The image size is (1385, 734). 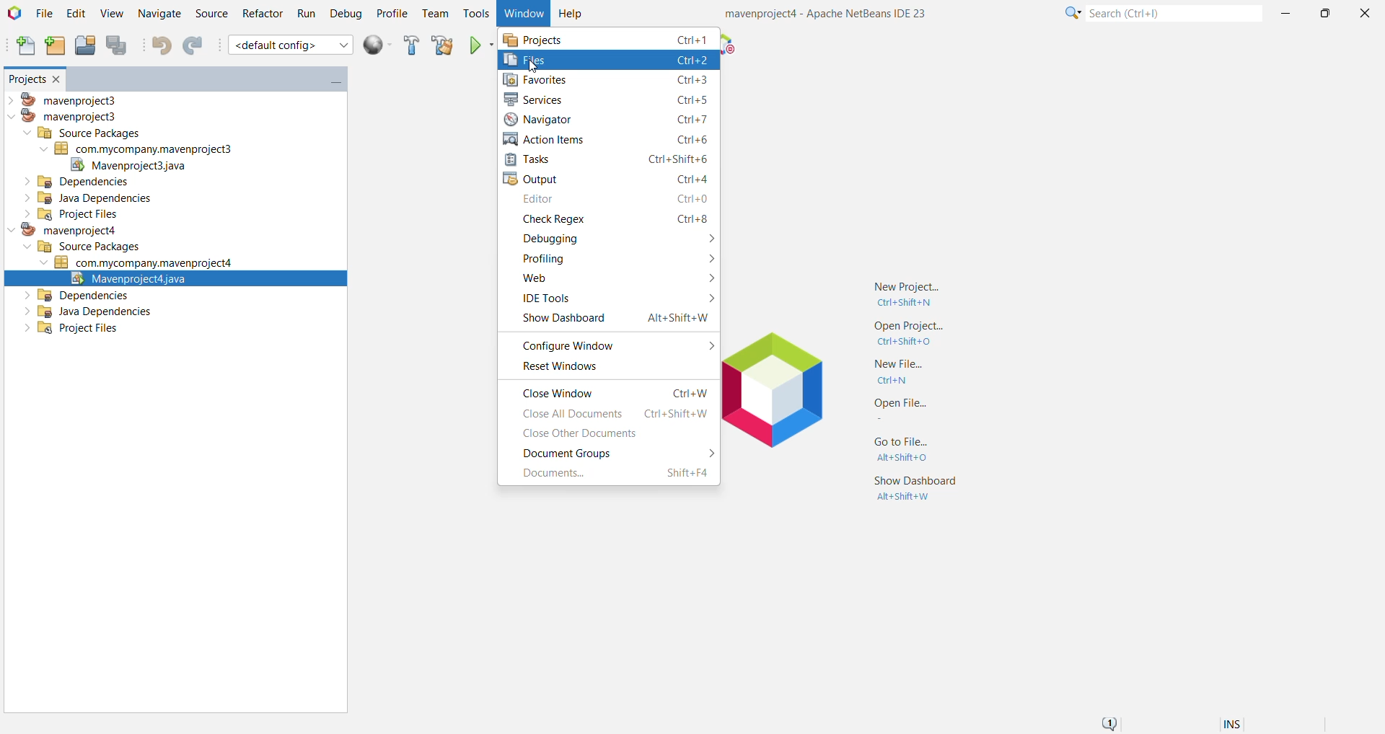 What do you see at coordinates (901, 447) in the screenshot?
I see `Go to File` at bounding box center [901, 447].